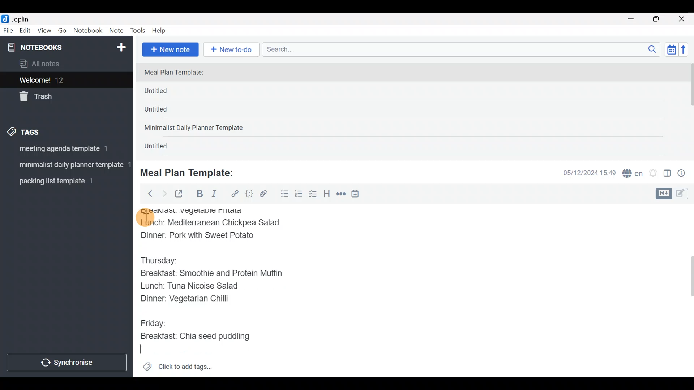 This screenshot has height=390, width=694. Describe the element at coordinates (341, 195) in the screenshot. I see `Horizontal rule` at that location.